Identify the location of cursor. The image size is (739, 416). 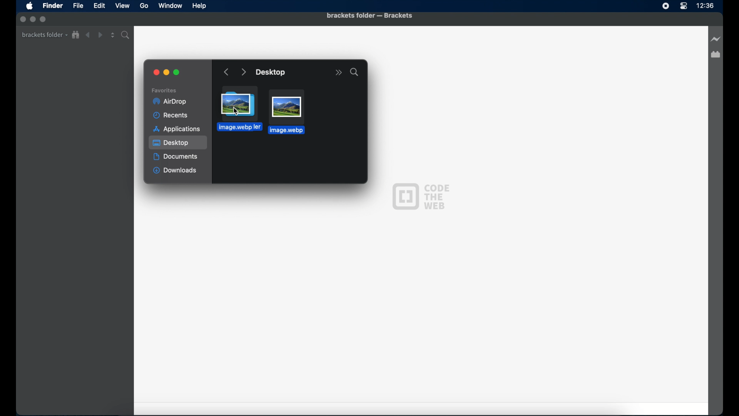
(236, 111).